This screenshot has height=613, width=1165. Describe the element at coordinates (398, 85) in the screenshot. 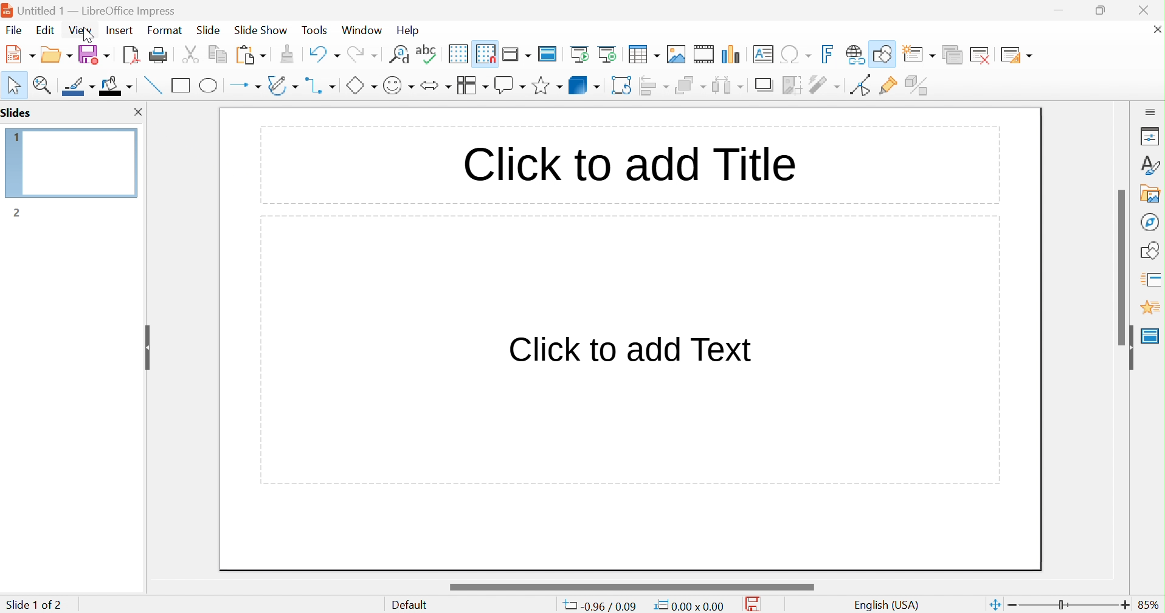

I see `symbol shapes` at that location.